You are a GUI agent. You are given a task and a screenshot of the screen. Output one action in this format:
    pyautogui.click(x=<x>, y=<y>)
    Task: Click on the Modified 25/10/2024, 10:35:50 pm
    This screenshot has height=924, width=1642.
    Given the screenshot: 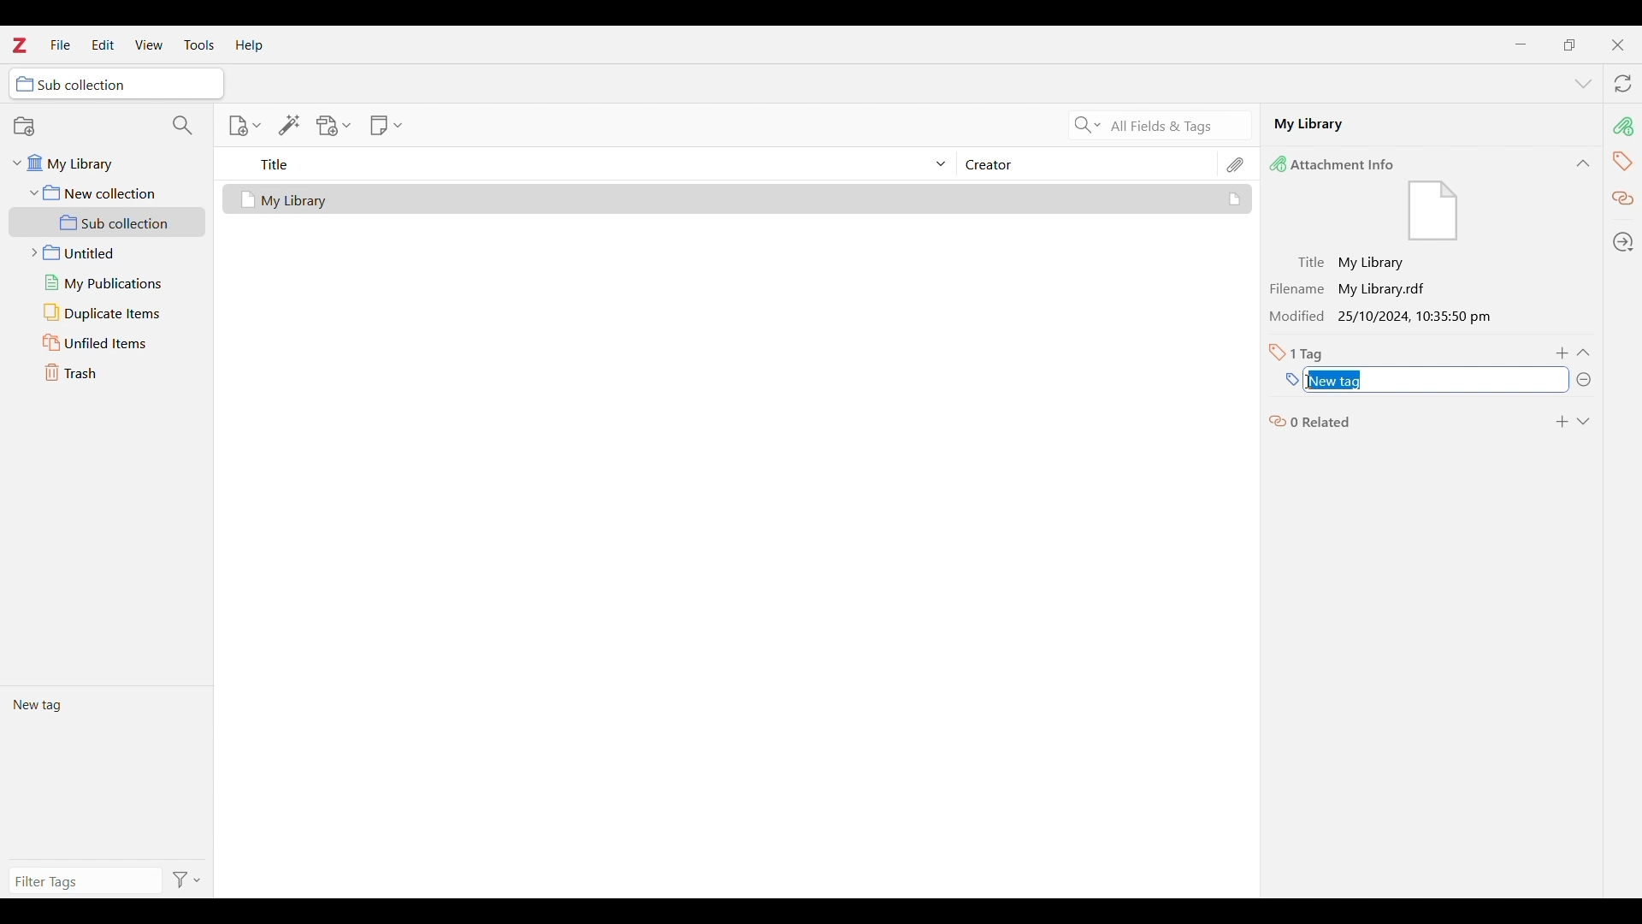 What is the action you would take?
    pyautogui.click(x=1385, y=317)
    